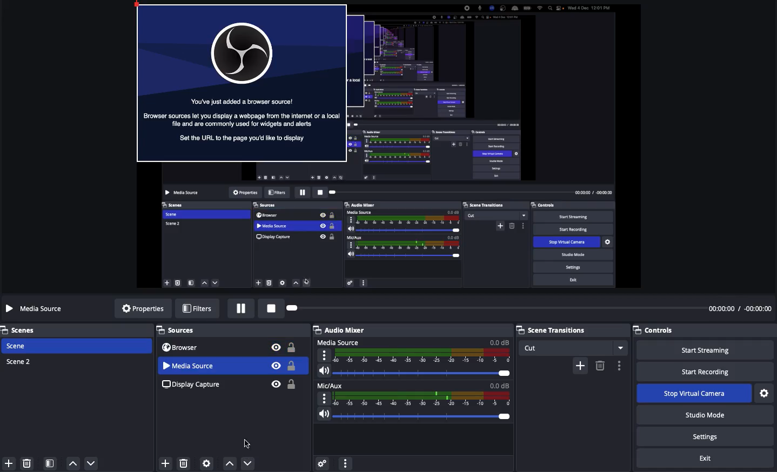 Image resolution: width=777 pixels, height=472 pixels. I want to click on Audio mixer, so click(412, 330).